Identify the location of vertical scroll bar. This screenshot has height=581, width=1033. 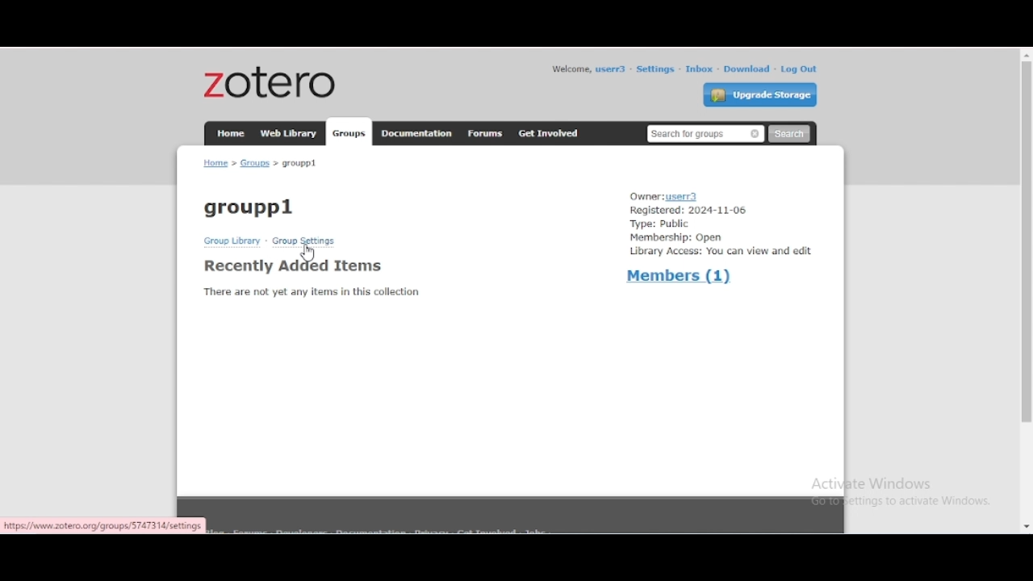
(1025, 242).